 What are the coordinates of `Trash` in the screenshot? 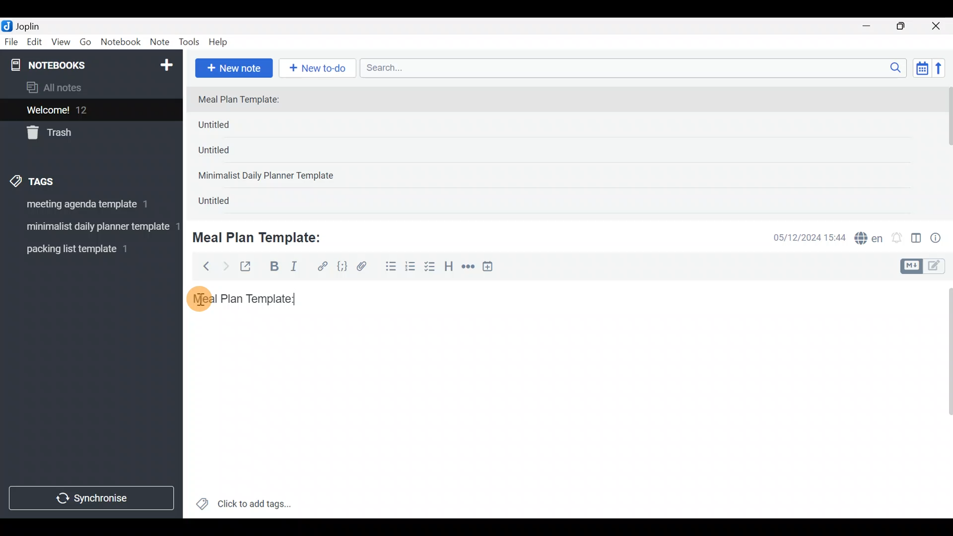 It's located at (85, 134).